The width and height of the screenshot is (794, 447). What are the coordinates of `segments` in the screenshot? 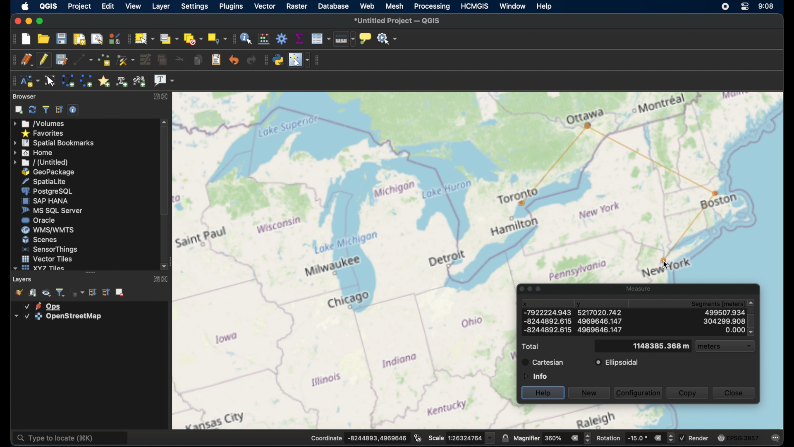 It's located at (724, 330).